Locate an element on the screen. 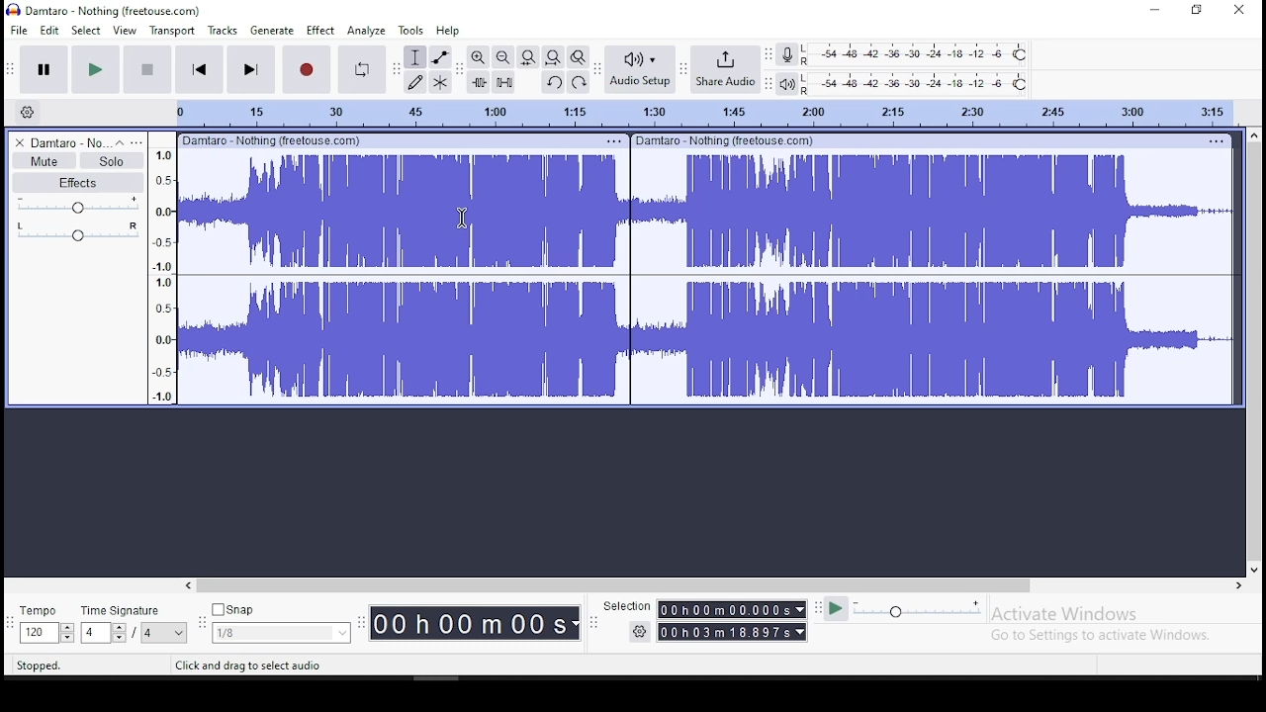 This screenshot has width=1266, height=712. skip to start is located at coordinates (199, 68).